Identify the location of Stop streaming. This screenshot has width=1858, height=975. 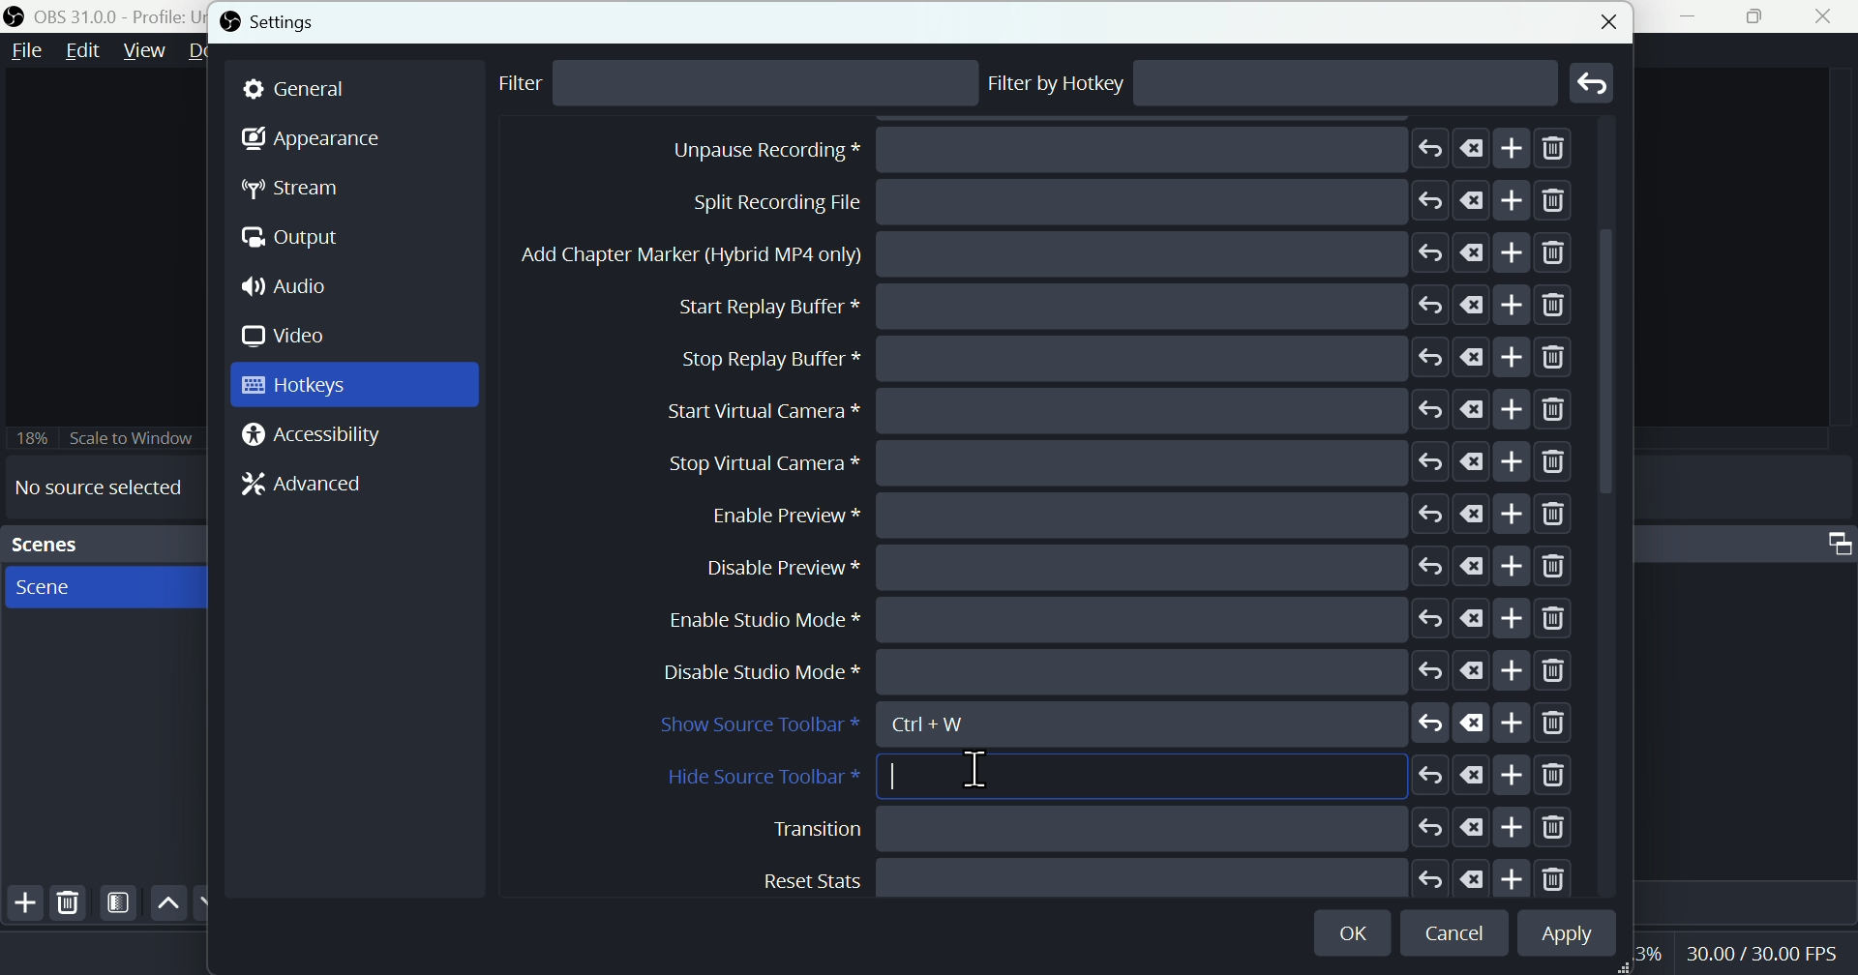
(1073, 151).